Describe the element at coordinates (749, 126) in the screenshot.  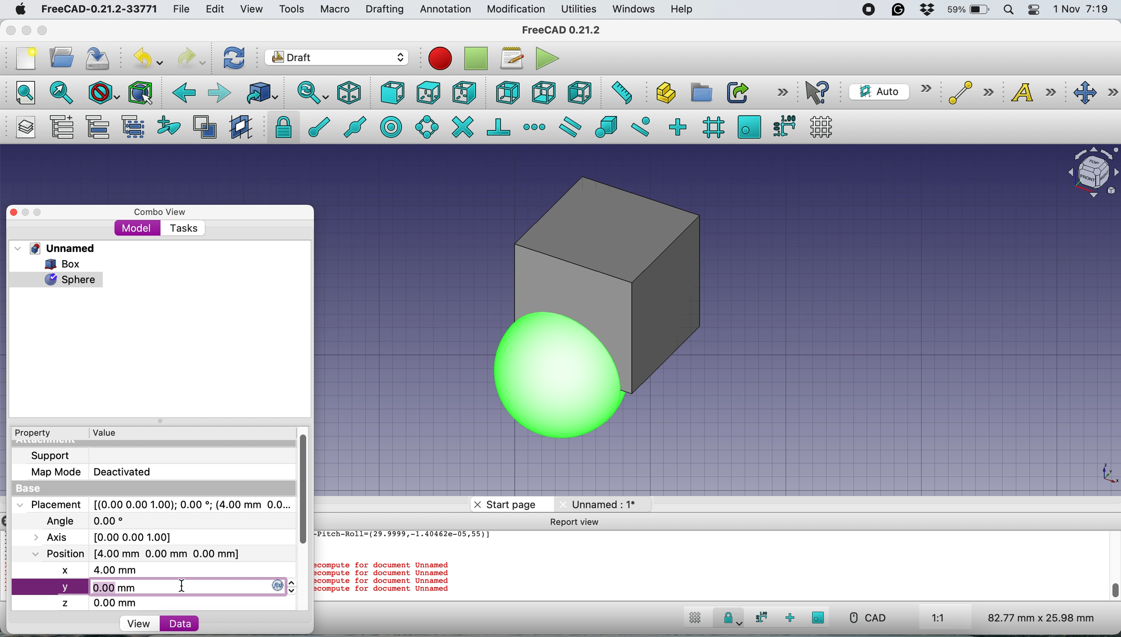
I see `snap working plane` at that location.